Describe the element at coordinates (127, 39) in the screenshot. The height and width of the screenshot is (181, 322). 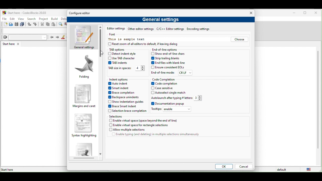
I see `this is sample text` at that location.